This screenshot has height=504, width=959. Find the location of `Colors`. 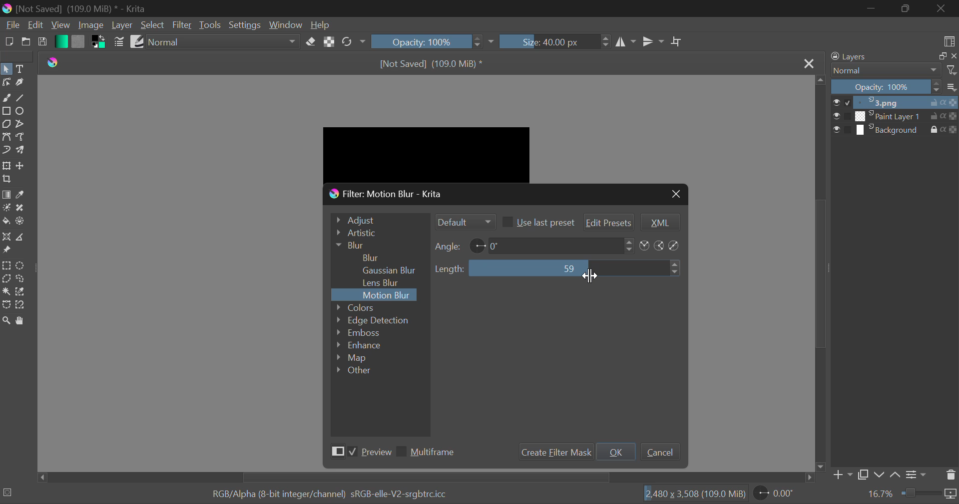

Colors is located at coordinates (369, 307).